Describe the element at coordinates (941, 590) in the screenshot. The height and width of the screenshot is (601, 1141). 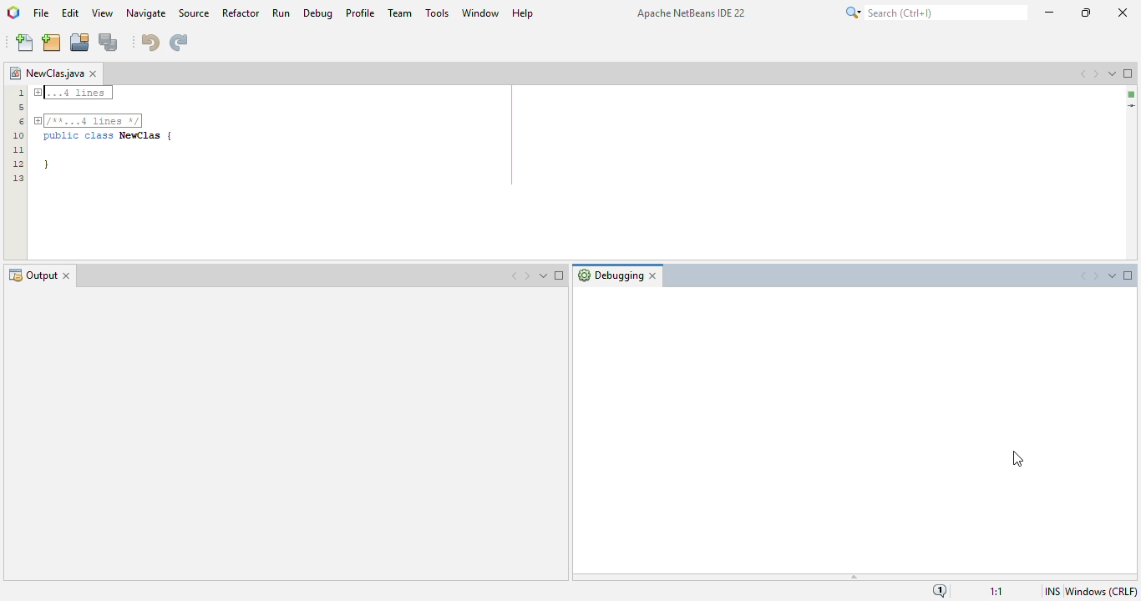
I see `notifications` at that location.